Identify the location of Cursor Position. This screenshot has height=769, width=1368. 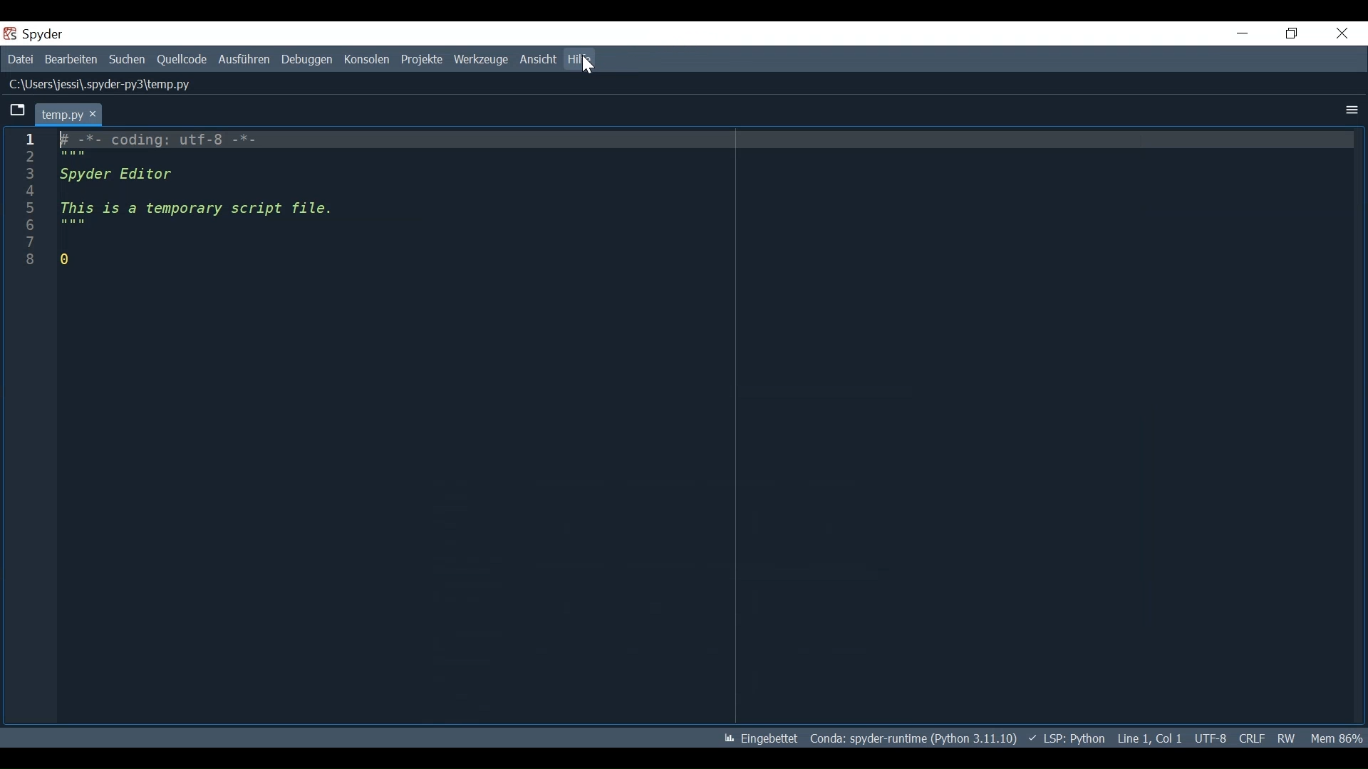
(1149, 739).